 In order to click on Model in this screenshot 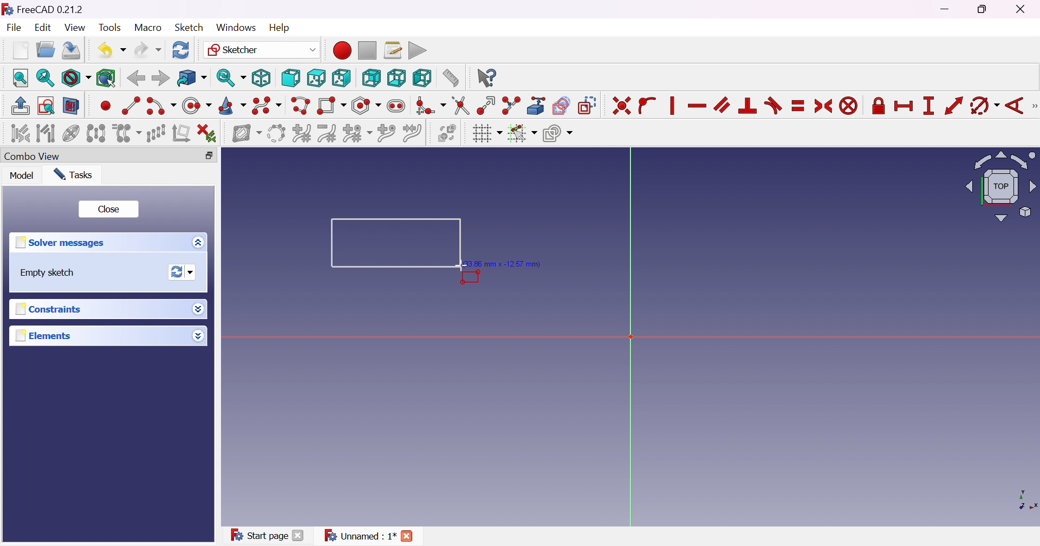, I will do `click(23, 175)`.